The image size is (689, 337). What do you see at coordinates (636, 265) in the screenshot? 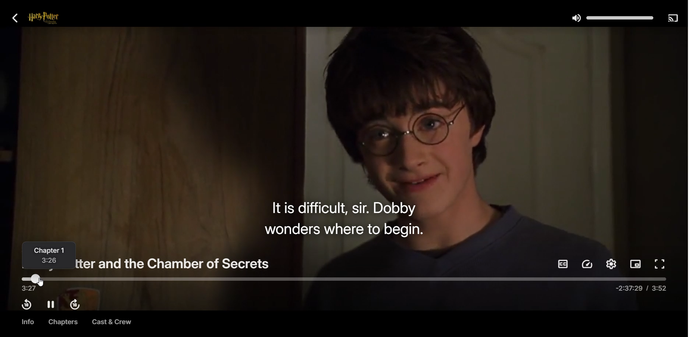
I see `Picture in picture` at bounding box center [636, 265].